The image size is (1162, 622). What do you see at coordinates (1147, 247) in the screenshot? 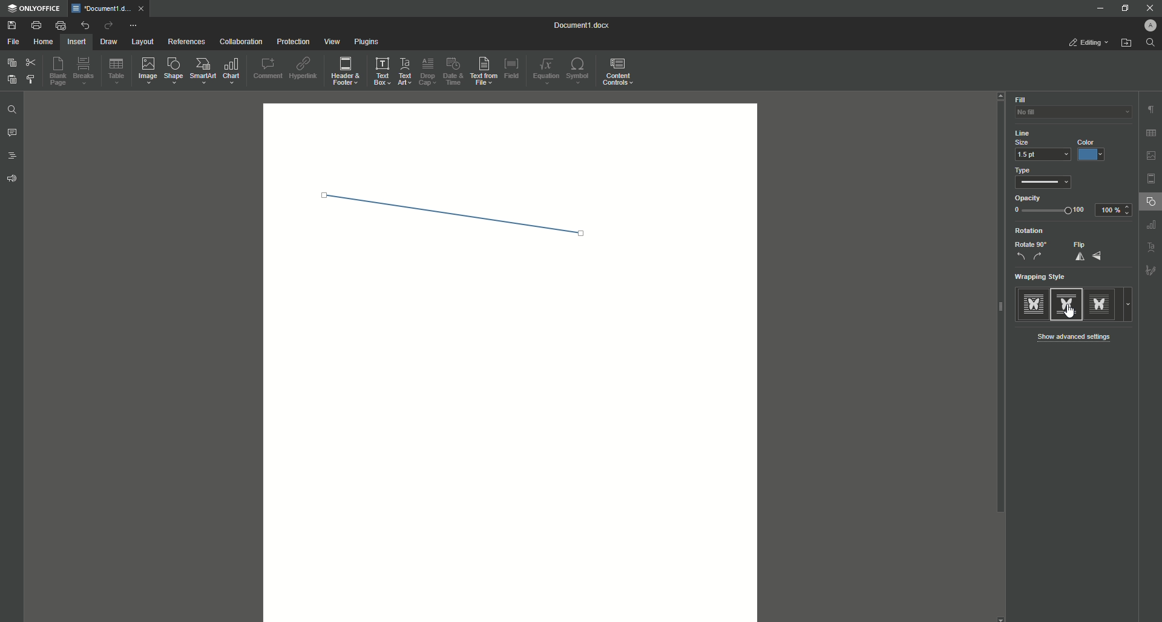
I see `` at bounding box center [1147, 247].